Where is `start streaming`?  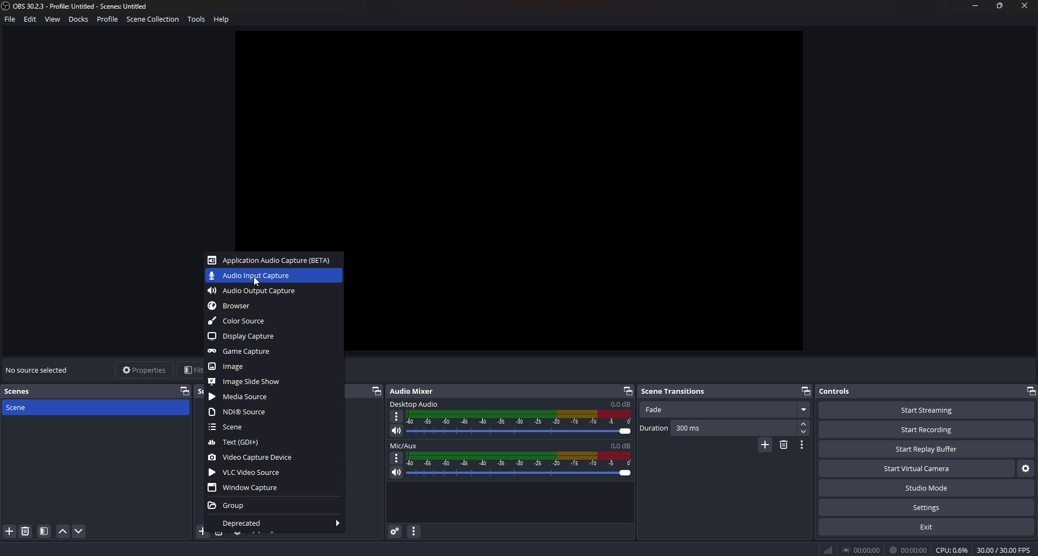 start streaming is located at coordinates (927, 410).